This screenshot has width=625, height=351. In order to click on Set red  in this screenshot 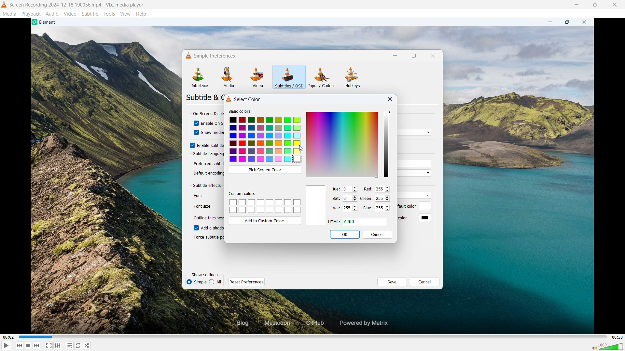, I will do `click(382, 189)`.